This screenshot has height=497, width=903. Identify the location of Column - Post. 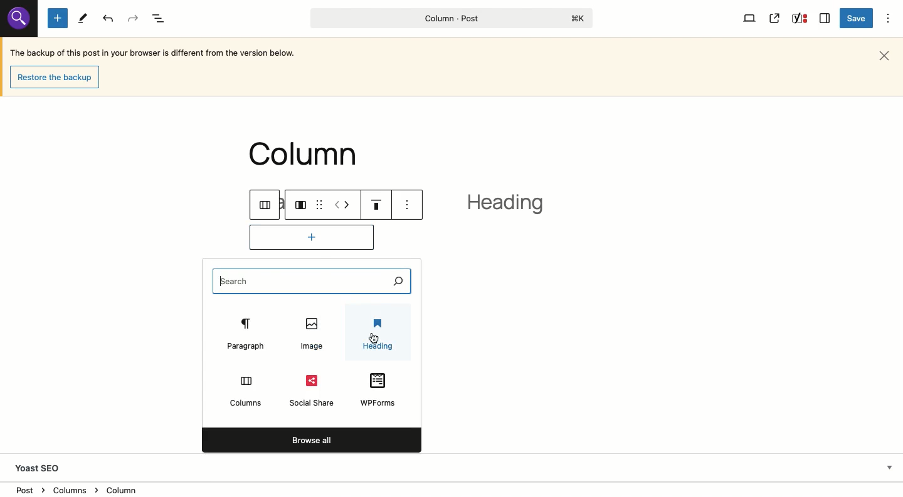
(448, 18).